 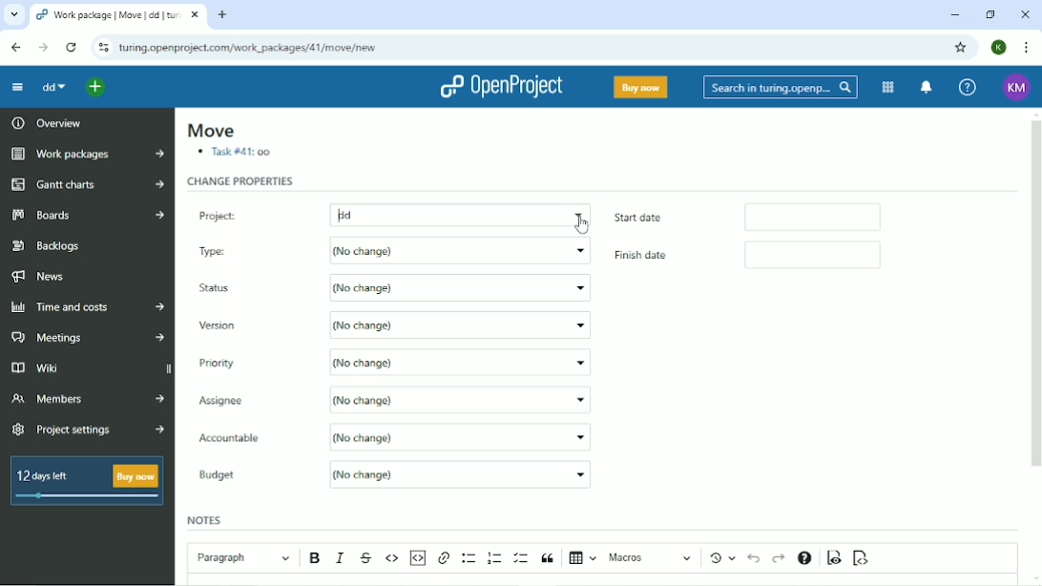 I want to click on Assignee, so click(x=253, y=400).